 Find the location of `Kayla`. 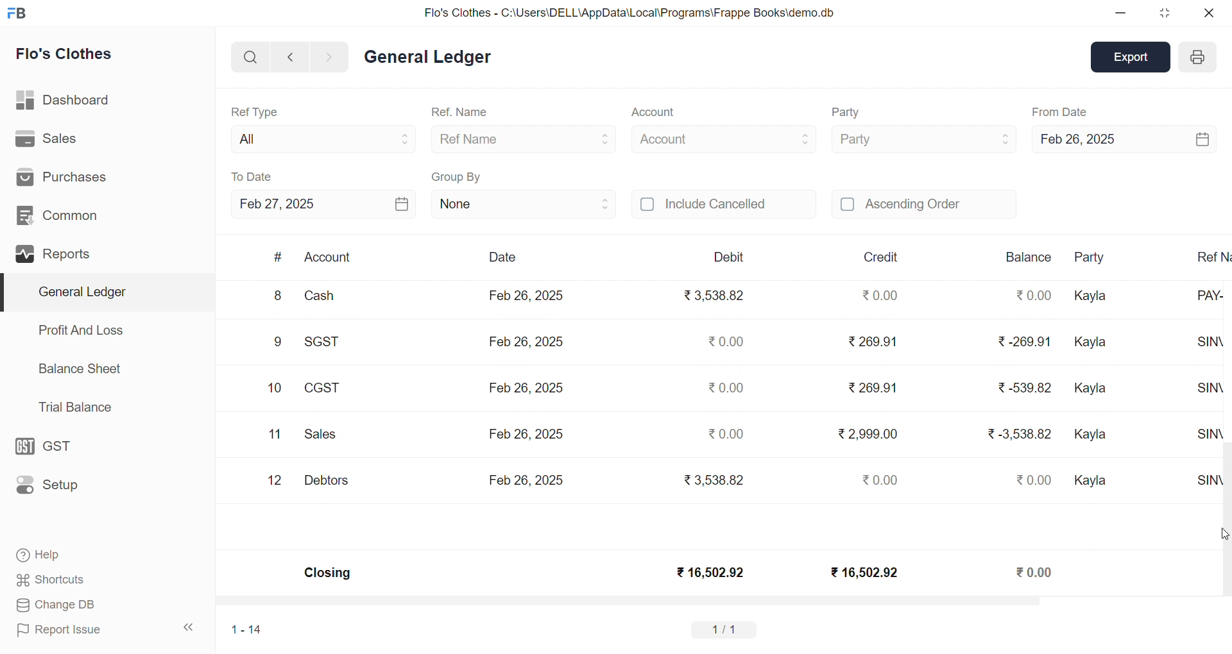

Kayla is located at coordinates (1092, 435).